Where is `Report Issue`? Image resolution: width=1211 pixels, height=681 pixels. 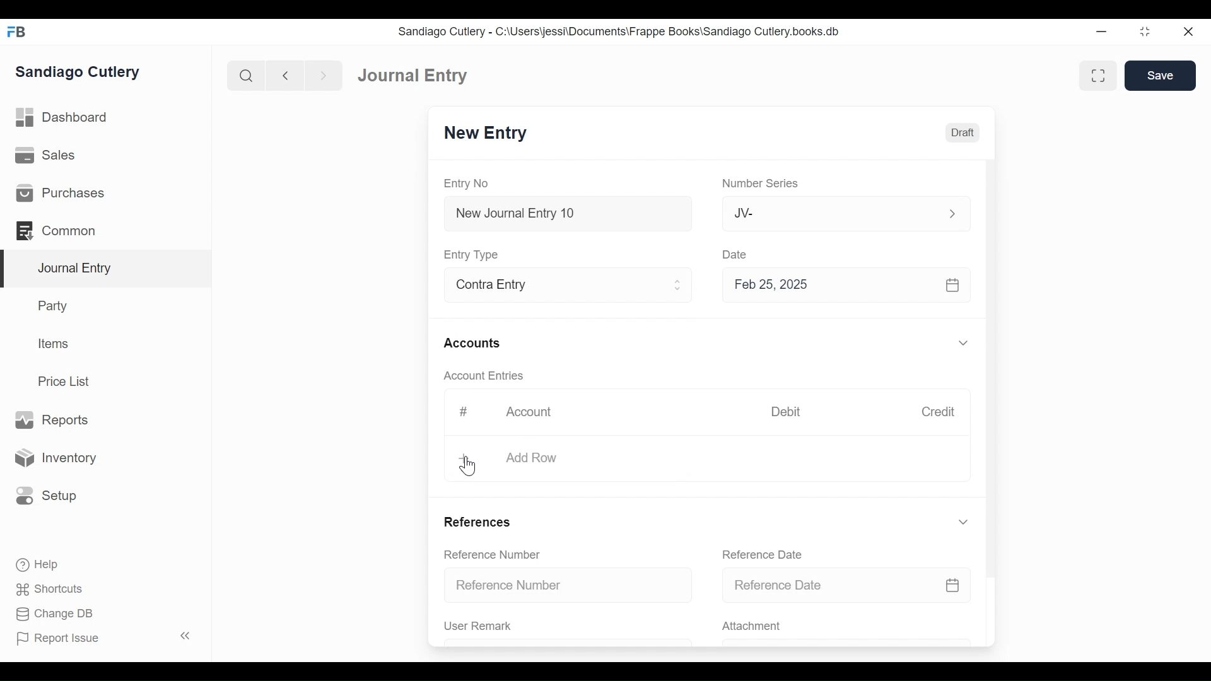
Report Issue is located at coordinates (103, 638).